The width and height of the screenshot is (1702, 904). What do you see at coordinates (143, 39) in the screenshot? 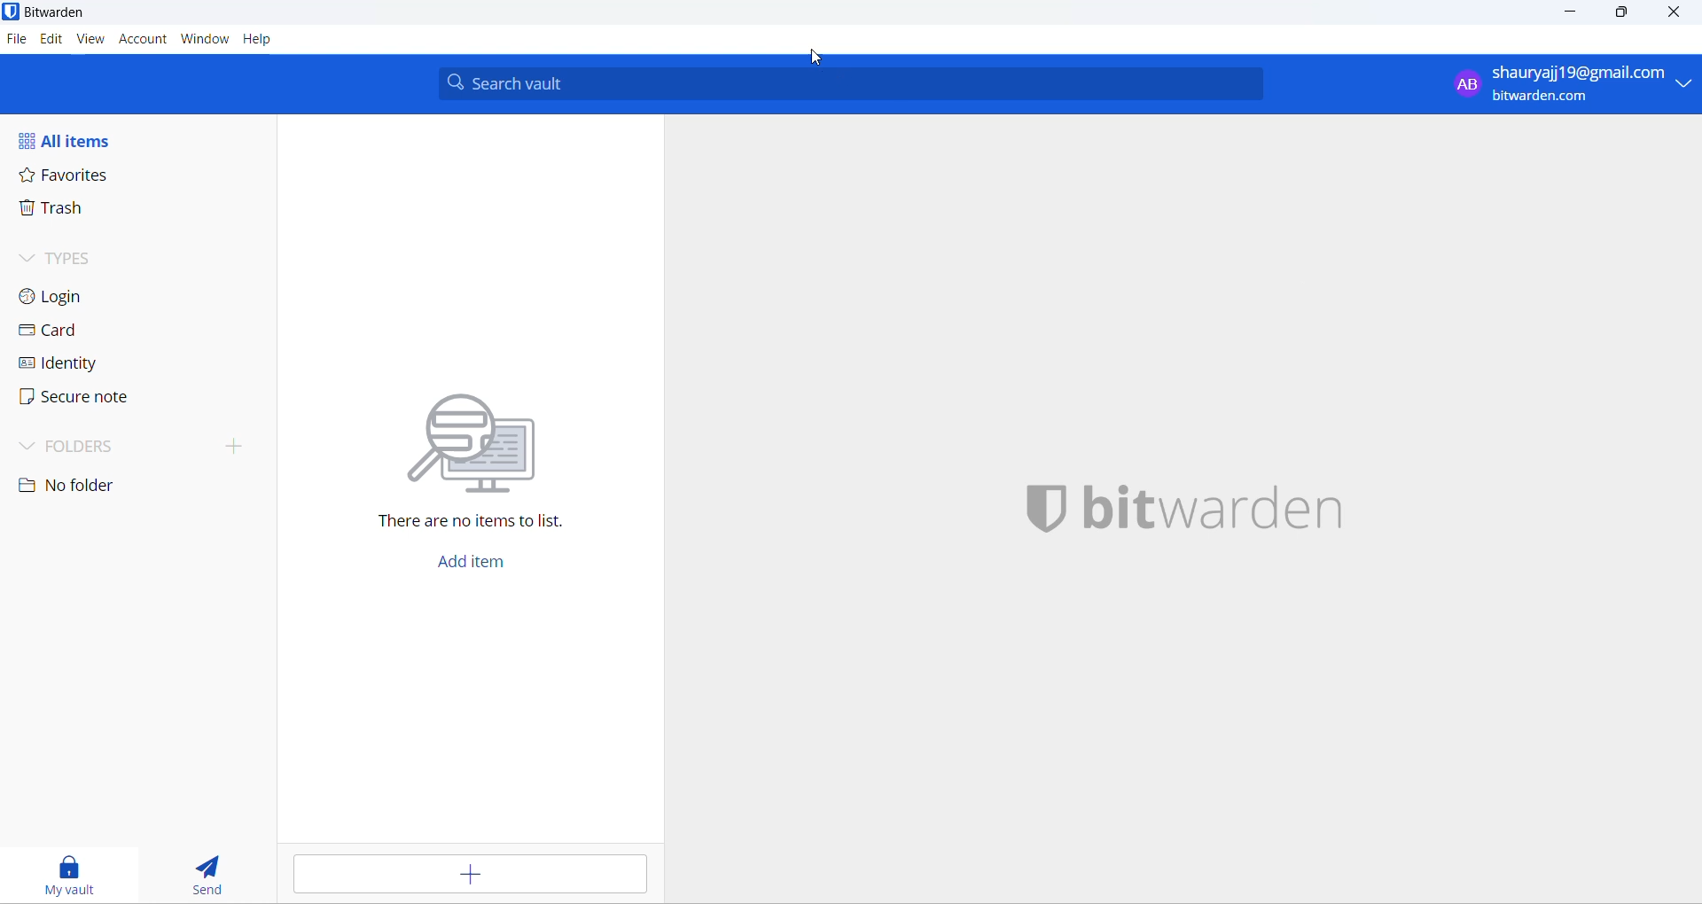
I see `account` at bounding box center [143, 39].